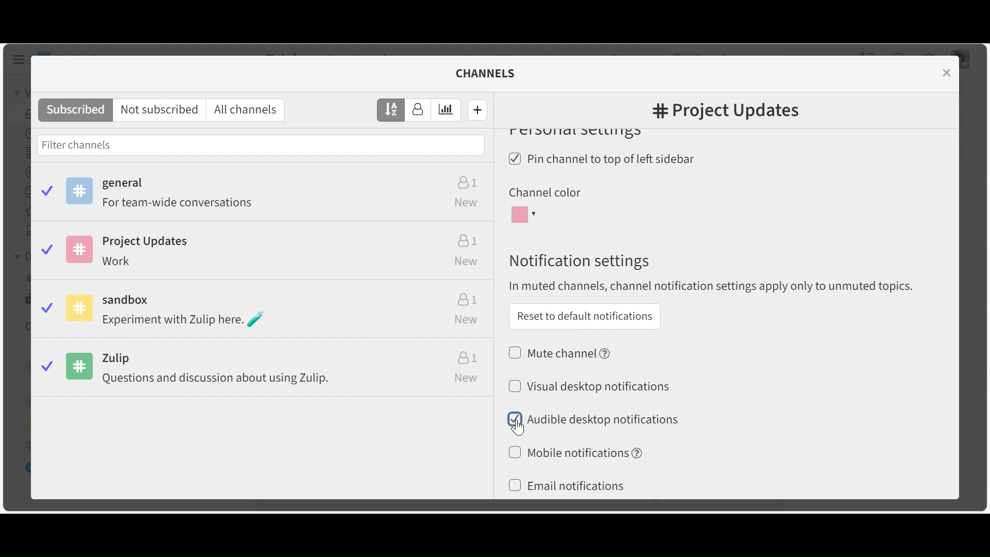 The width and height of the screenshot is (990, 557). What do you see at coordinates (567, 486) in the screenshot?
I see `(un)select Email notifications` at bounding box center [567, 486].